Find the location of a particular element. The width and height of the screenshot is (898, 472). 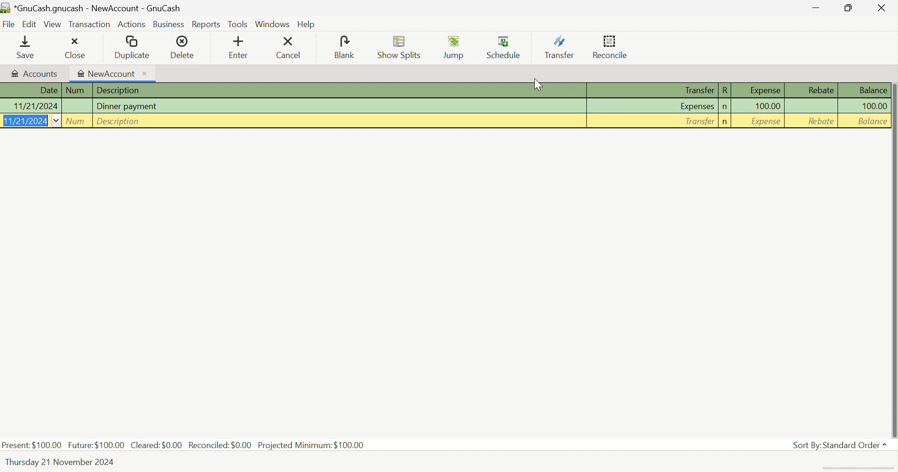

Help is located at coordinates (308, 25).